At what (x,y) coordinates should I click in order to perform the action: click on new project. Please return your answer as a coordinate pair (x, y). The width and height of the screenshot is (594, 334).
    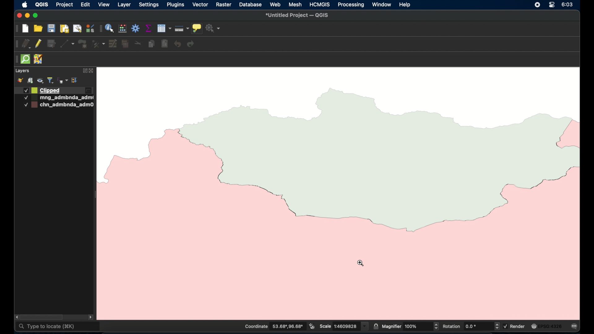
    Looking at the image, I should click on (26, 29).